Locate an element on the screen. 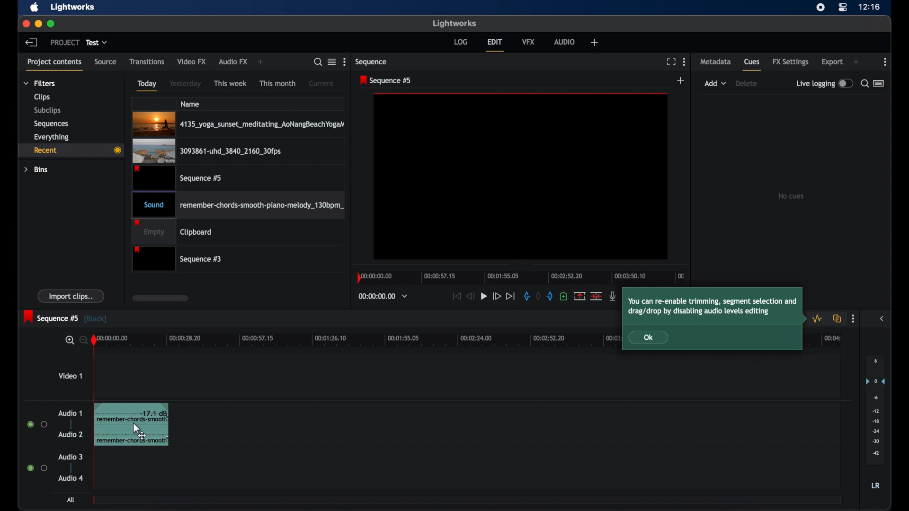 This screenshot has width=909, height=511. import clips is located at coordinates (71, 296).